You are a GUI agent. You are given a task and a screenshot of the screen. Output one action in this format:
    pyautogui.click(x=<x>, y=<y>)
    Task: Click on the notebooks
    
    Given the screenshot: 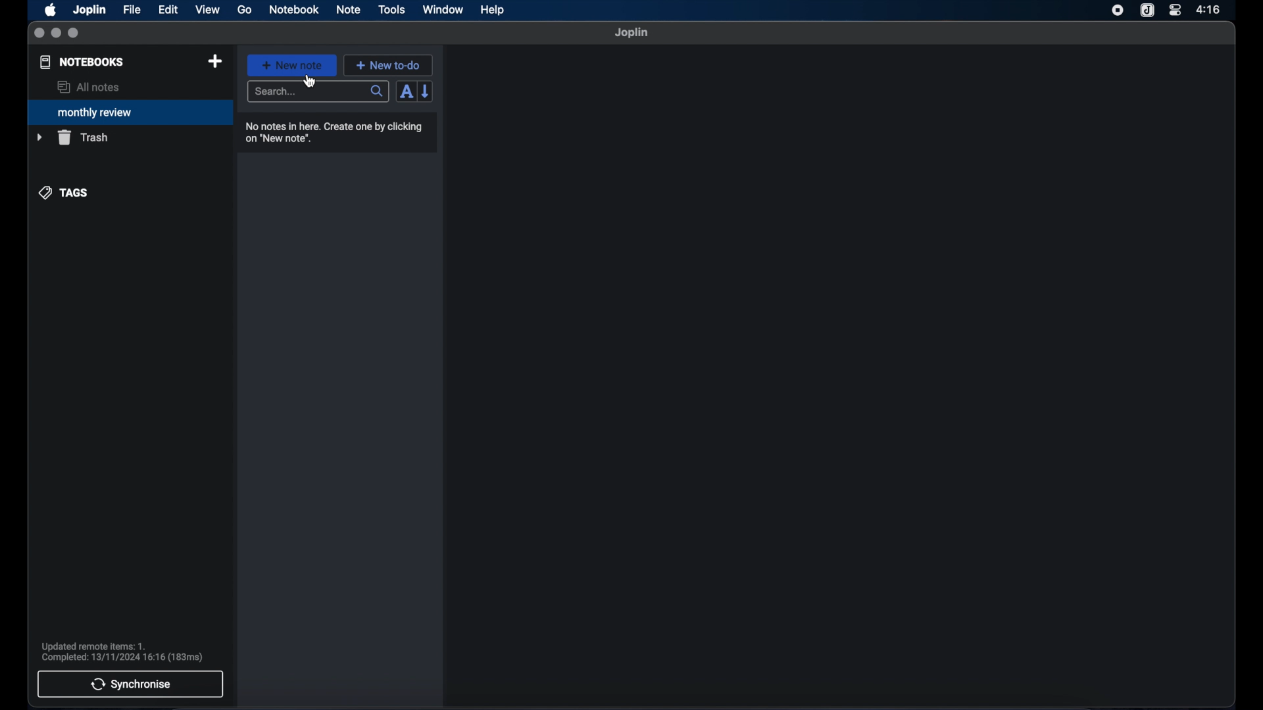 What is the action you would take?
    pyautogui.click(x=82, y=62)
    